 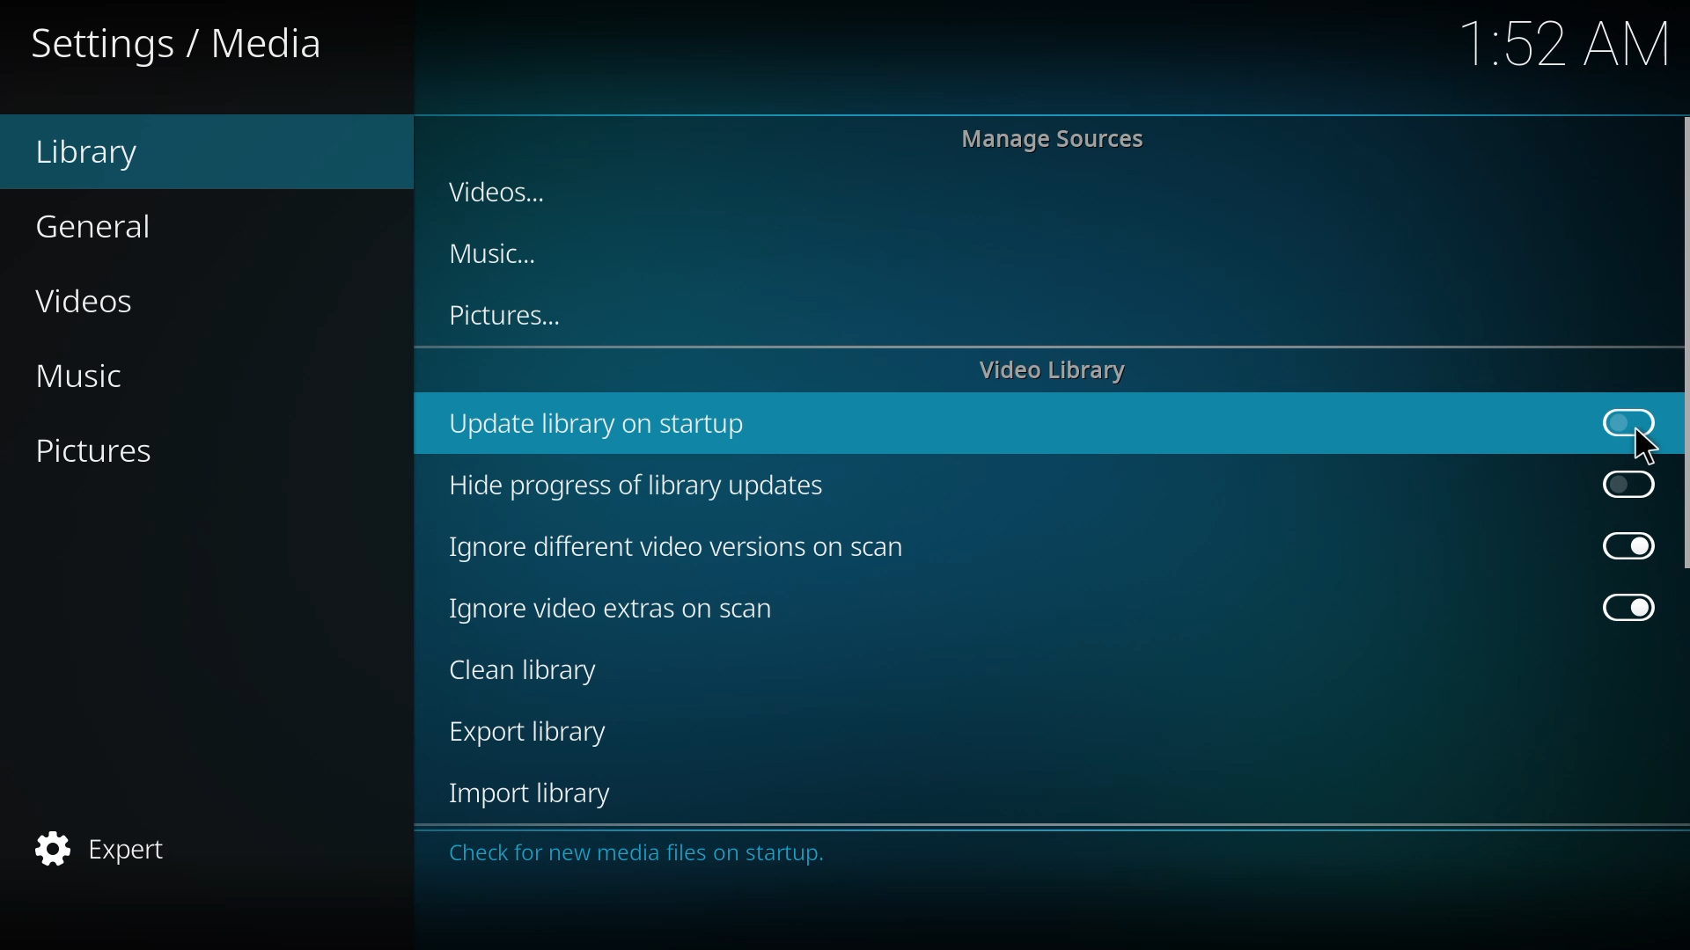 What do you see at coordinates (682, 547) in the screenshot?
I see `ignore different video versions on scan` at bounding box center [682, 547].